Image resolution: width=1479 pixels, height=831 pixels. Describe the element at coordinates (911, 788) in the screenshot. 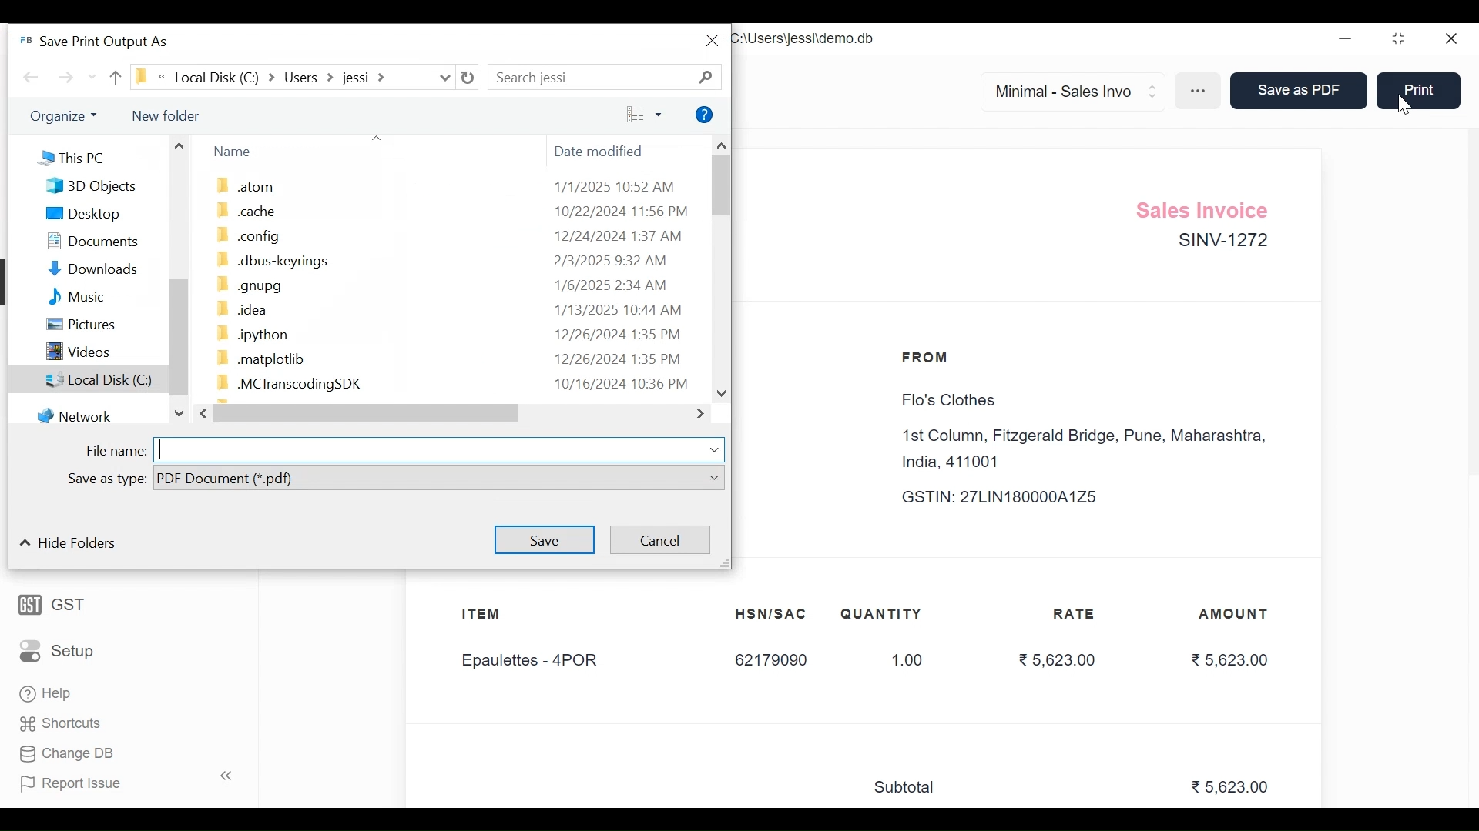

I see `Subtotal` at that location.